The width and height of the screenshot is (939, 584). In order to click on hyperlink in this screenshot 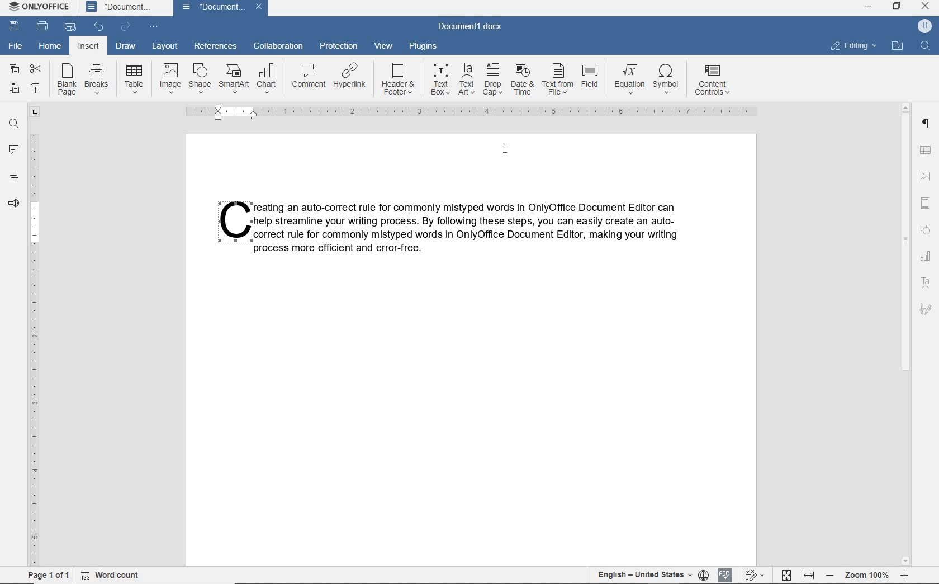, I will do `click(353, 79)`.